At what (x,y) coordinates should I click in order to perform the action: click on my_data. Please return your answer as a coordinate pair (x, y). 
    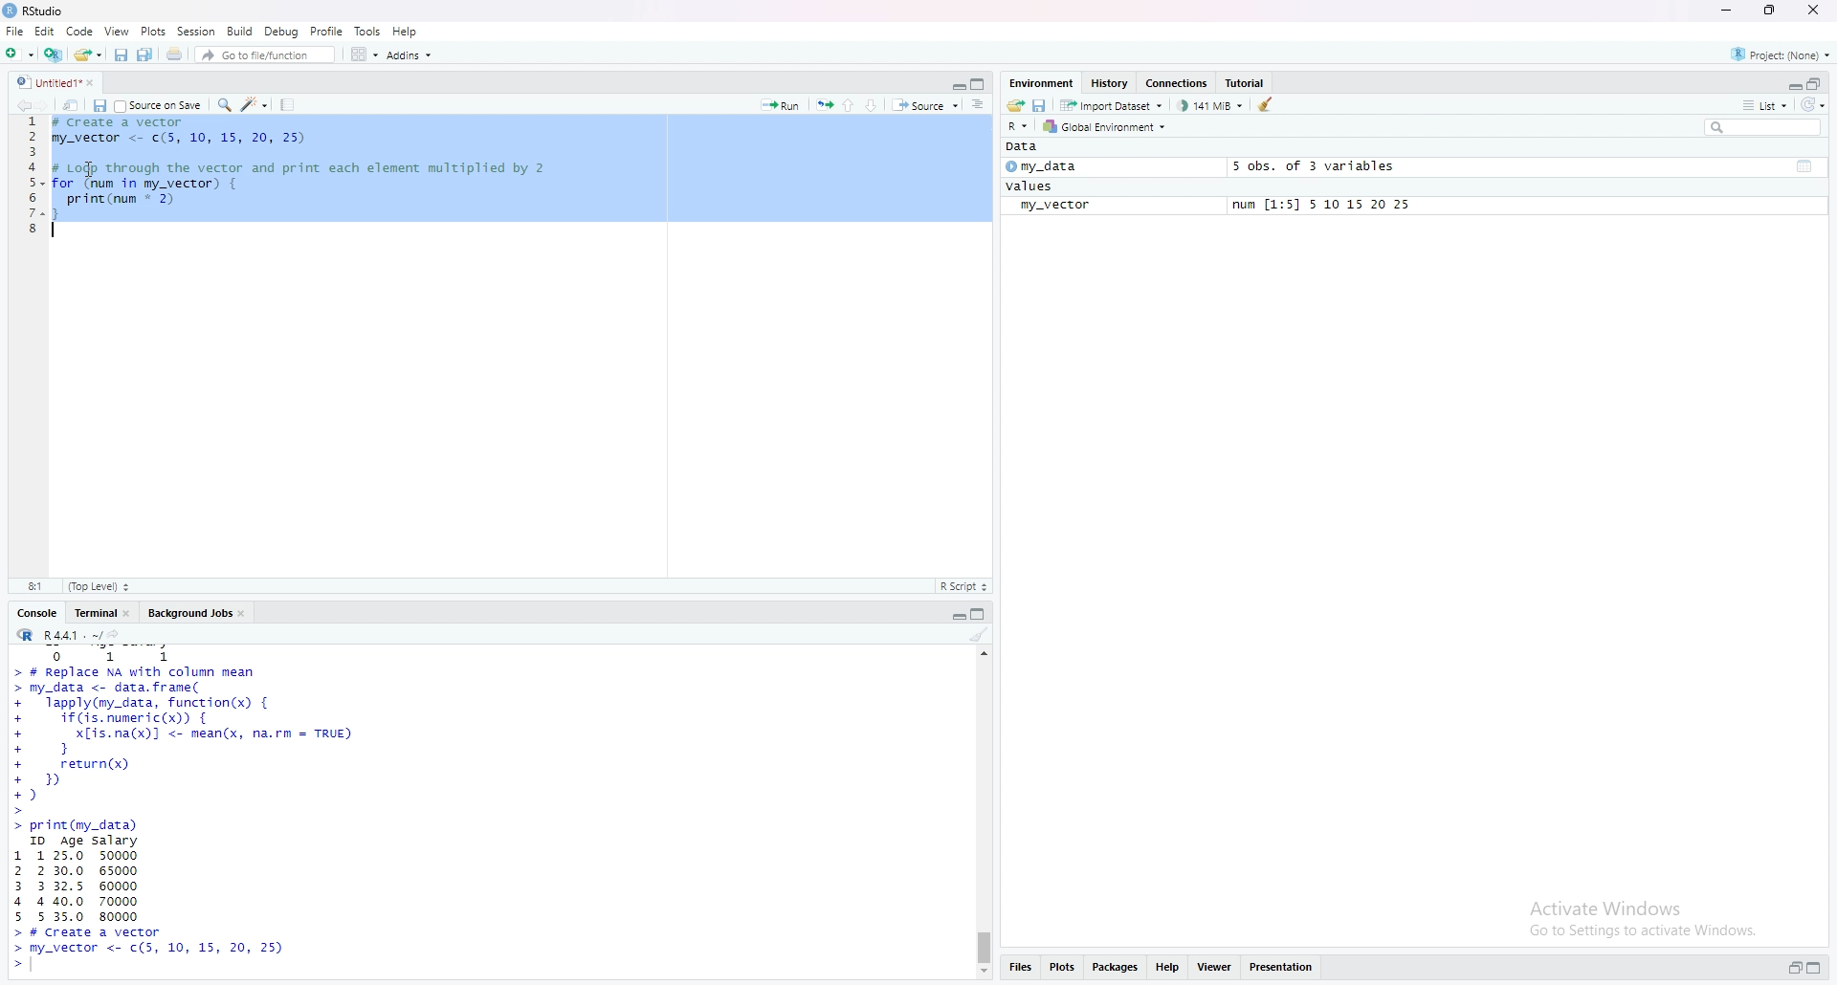
    Looking at the image, I should click on (1046, 166).